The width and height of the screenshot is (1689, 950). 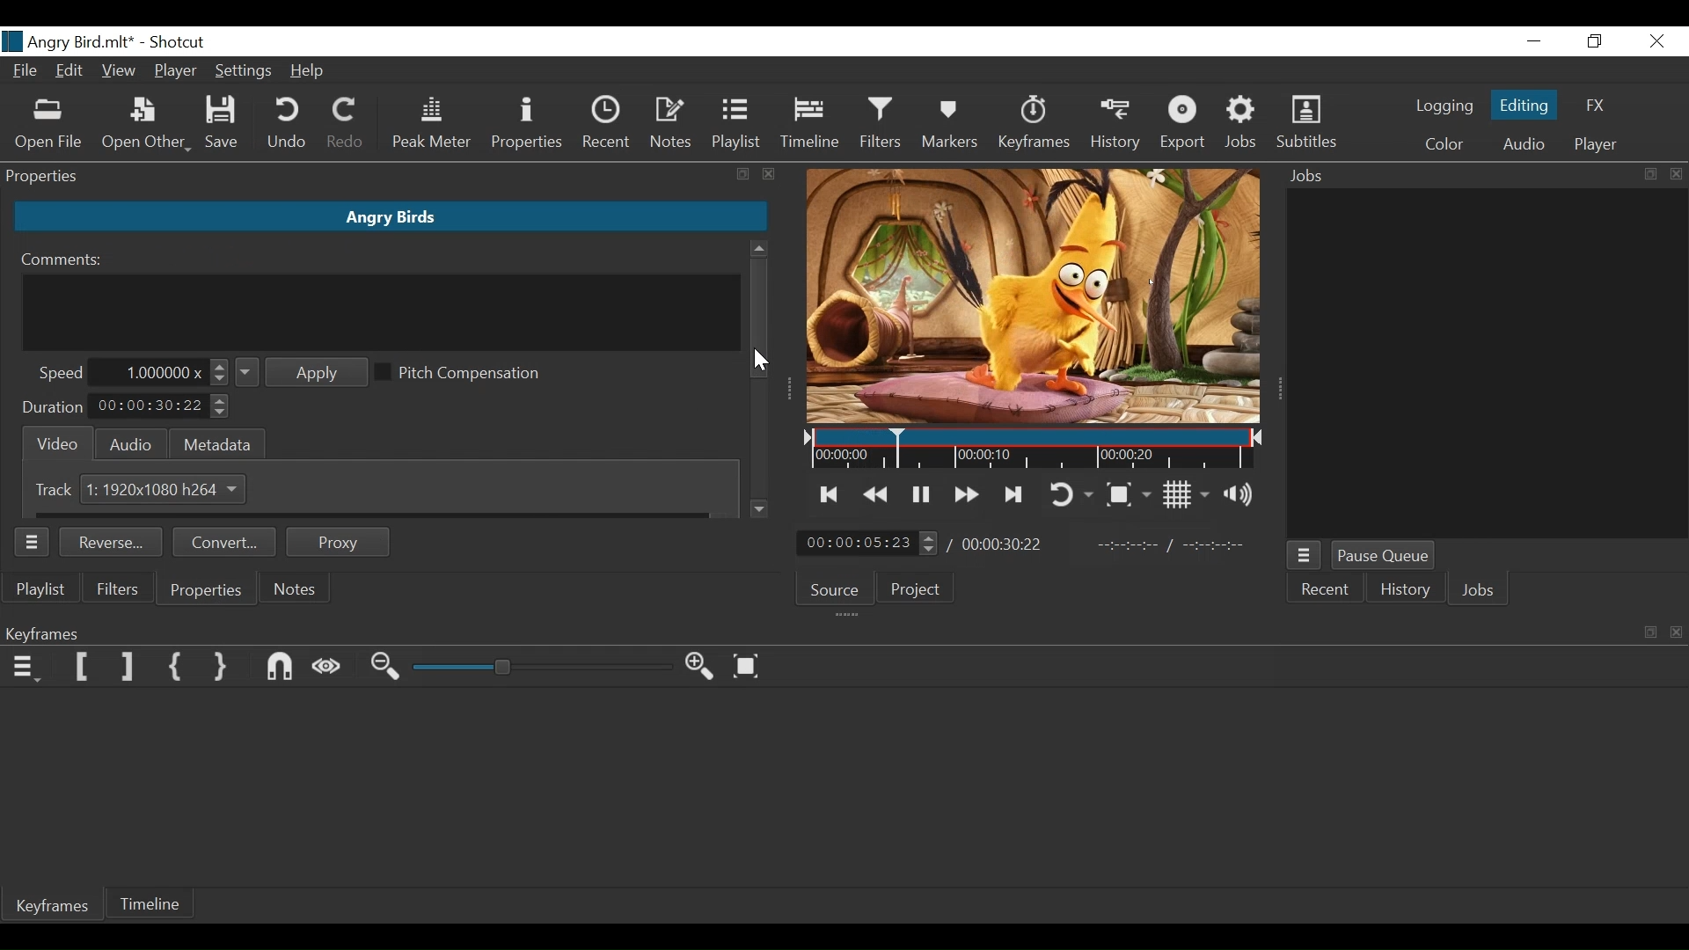 I want to click on Comments, so click(x=64, y=259).